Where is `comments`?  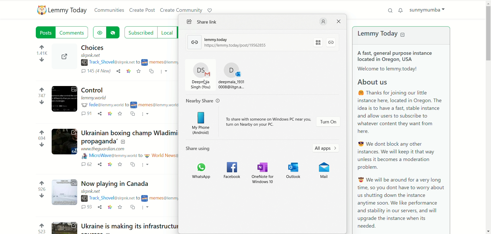 comments is located at coordinates (87, 207).